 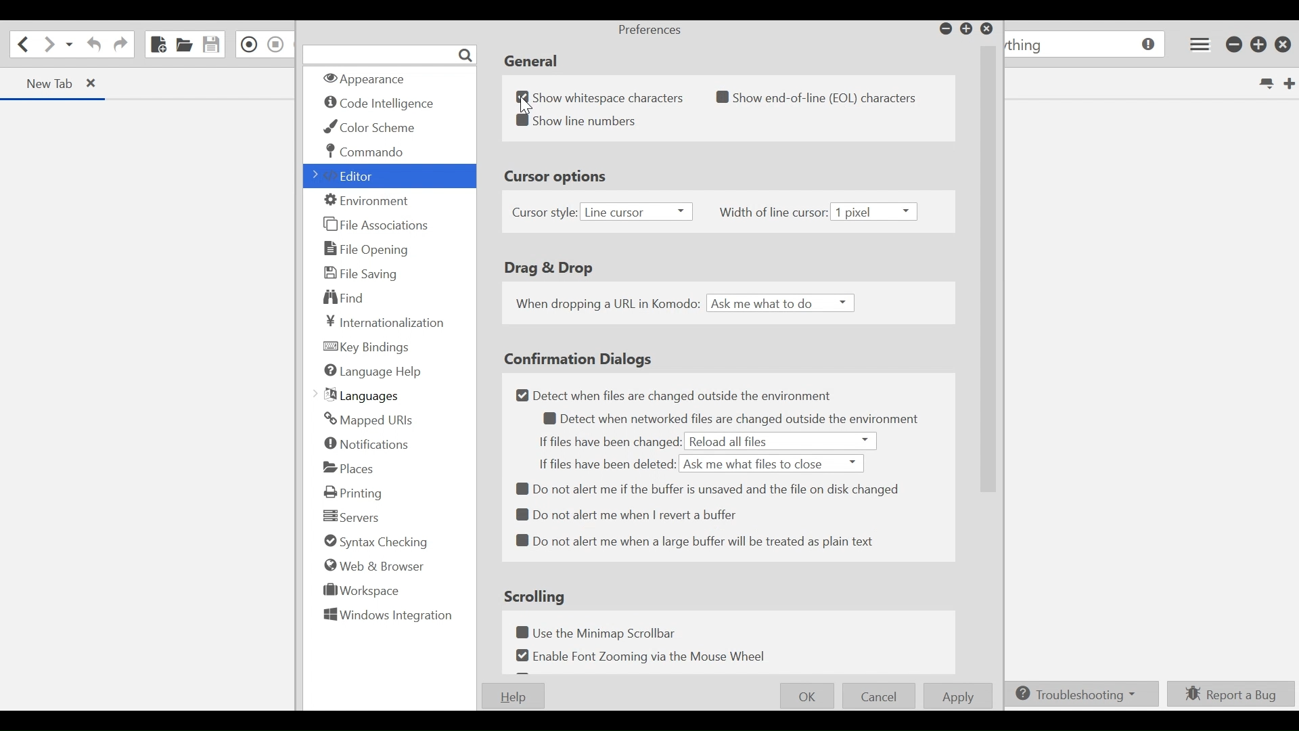 I want to click on Go forward one location, so click(x=47, y=45).